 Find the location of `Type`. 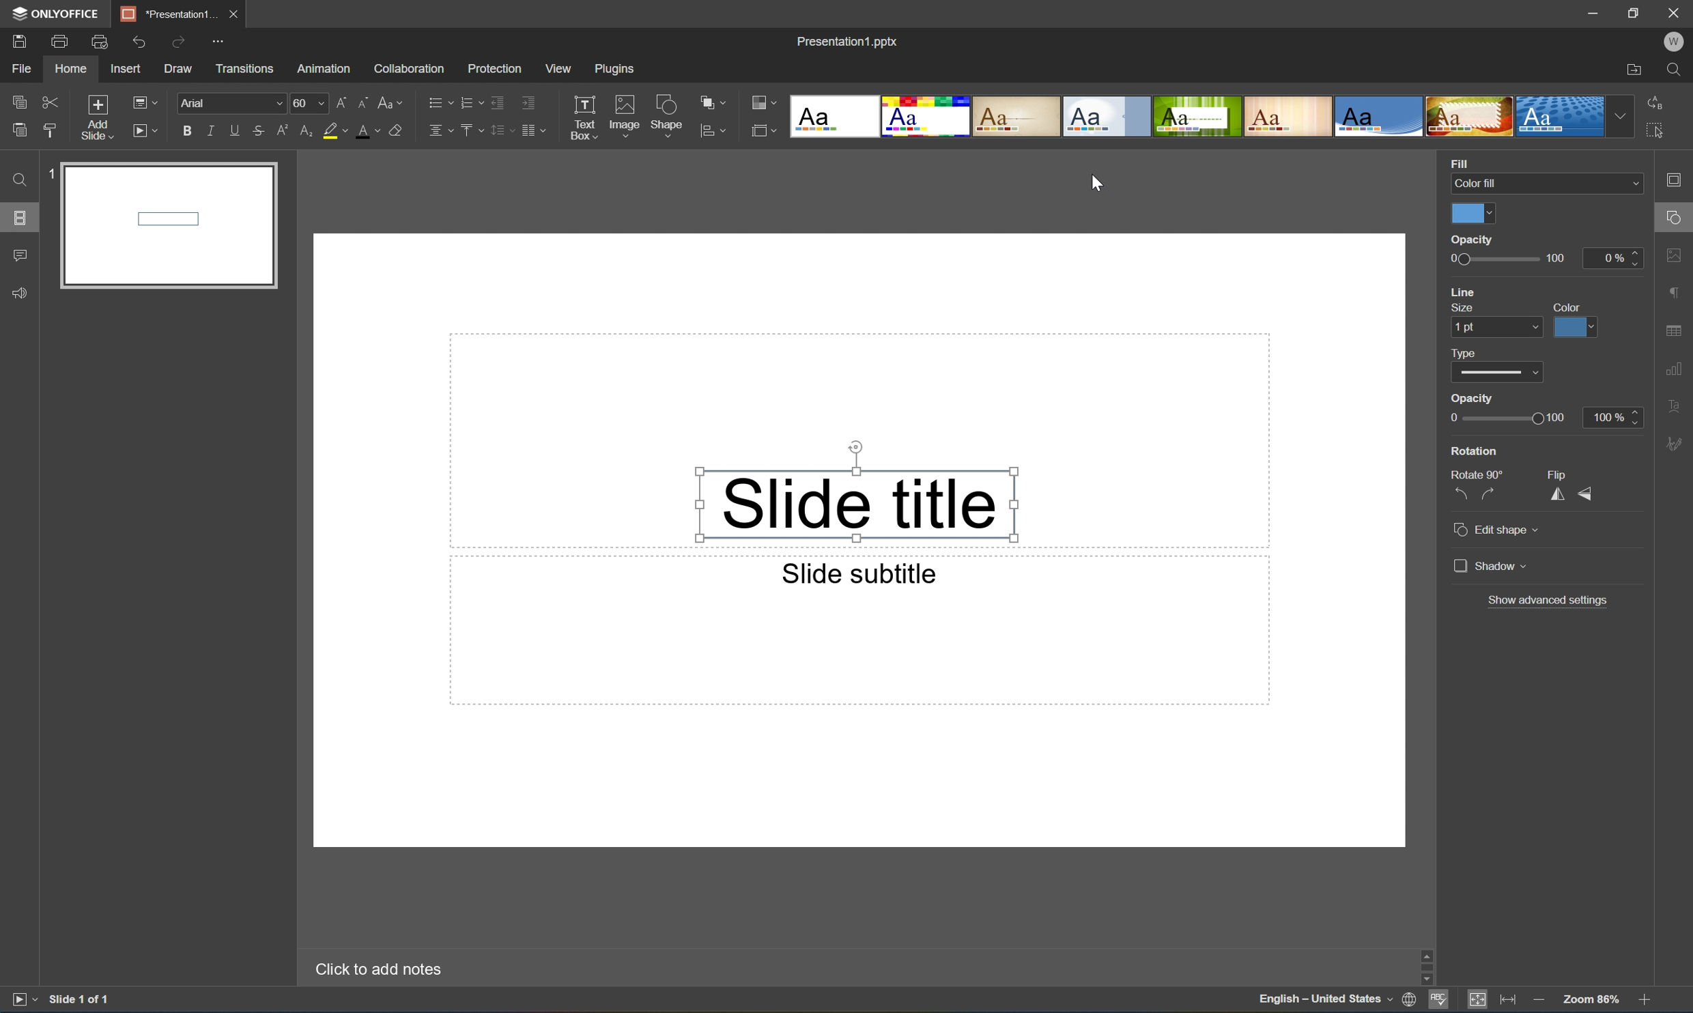

Type is located at coordinates (1493, 374).